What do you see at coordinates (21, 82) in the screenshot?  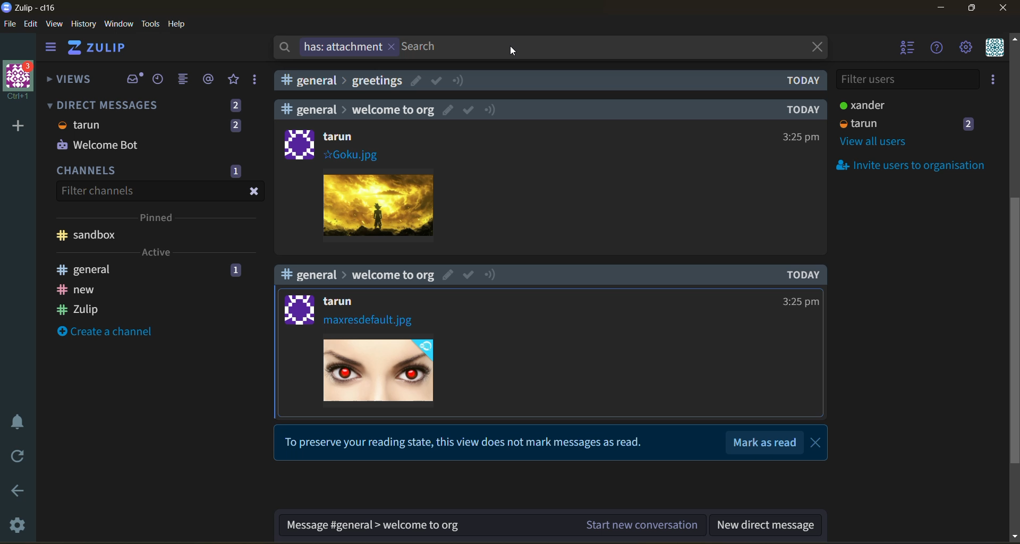 I see `organisation  Ctrl+1` at bounding box center [21, 82].